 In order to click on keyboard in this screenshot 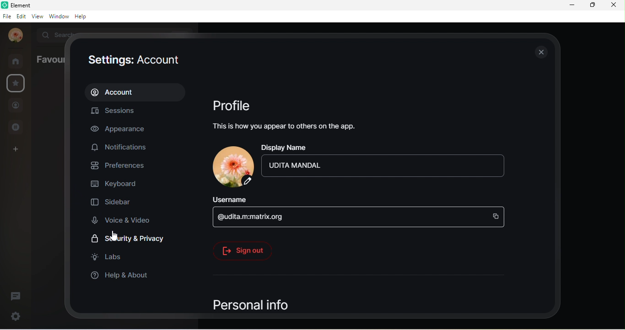, I will do `click(117, 182)`.